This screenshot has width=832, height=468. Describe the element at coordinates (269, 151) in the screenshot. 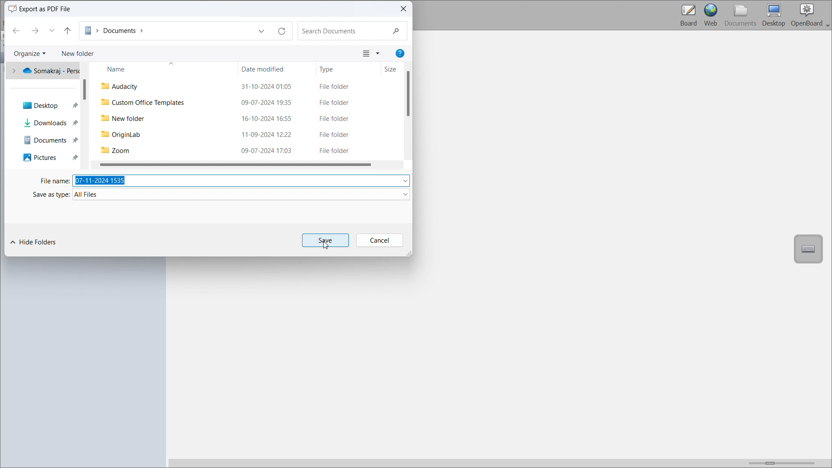

I see `09-07-2024 17:03` at that location.